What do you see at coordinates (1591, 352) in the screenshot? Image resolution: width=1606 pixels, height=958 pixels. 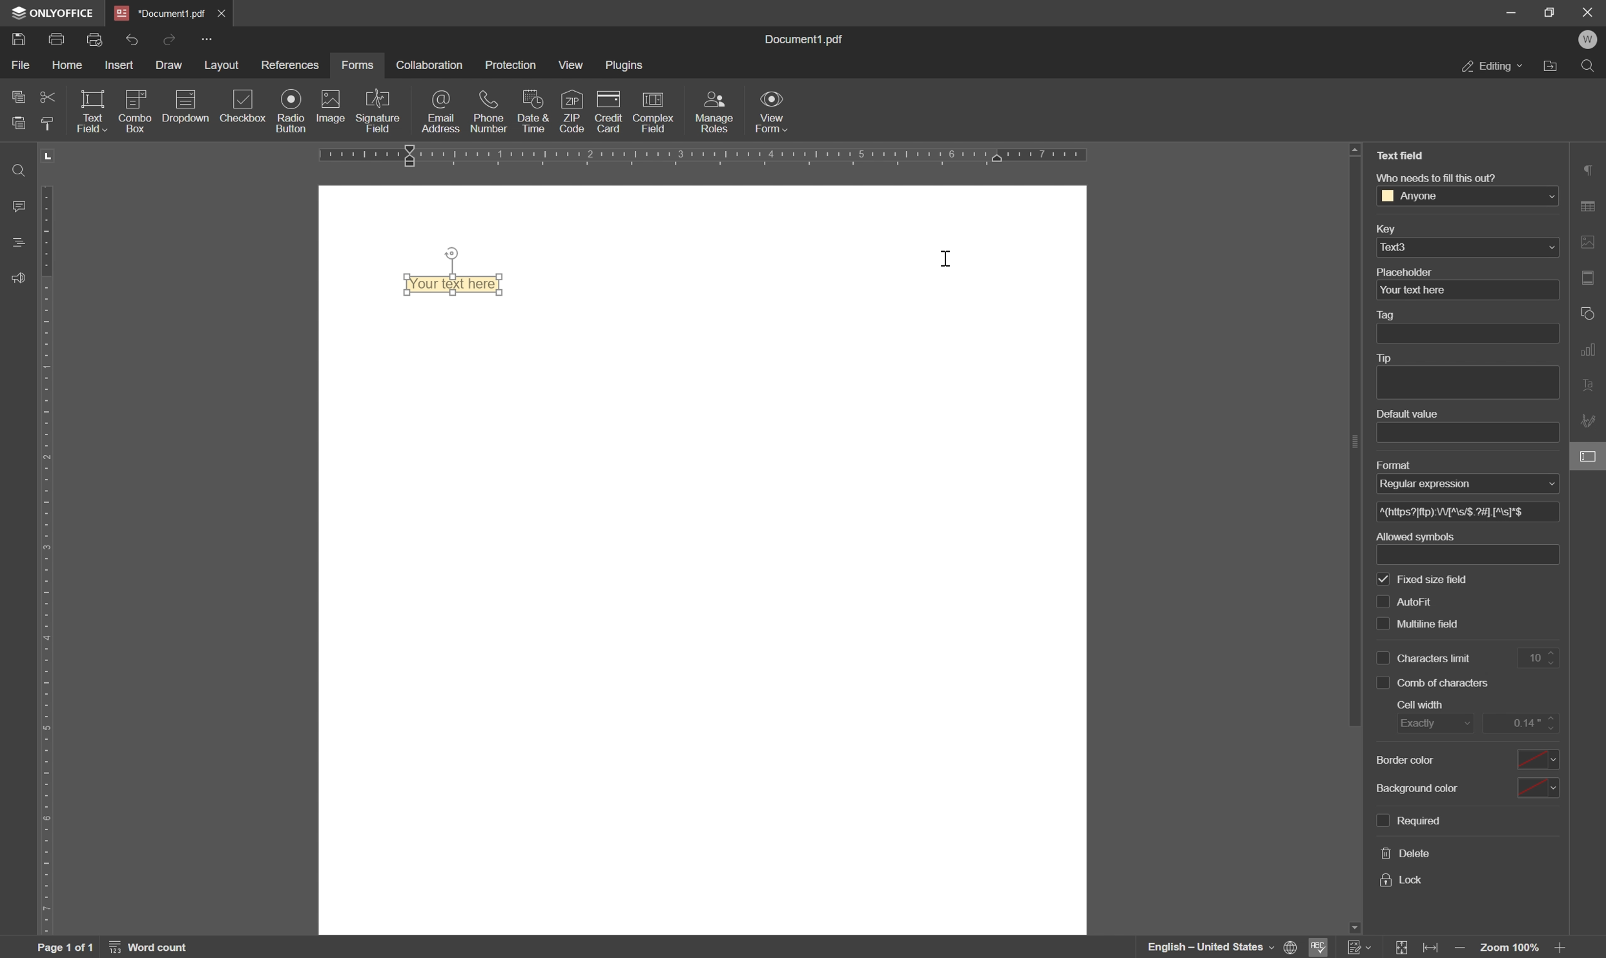 I see `chart settings` at bounding box center [1591, 352].